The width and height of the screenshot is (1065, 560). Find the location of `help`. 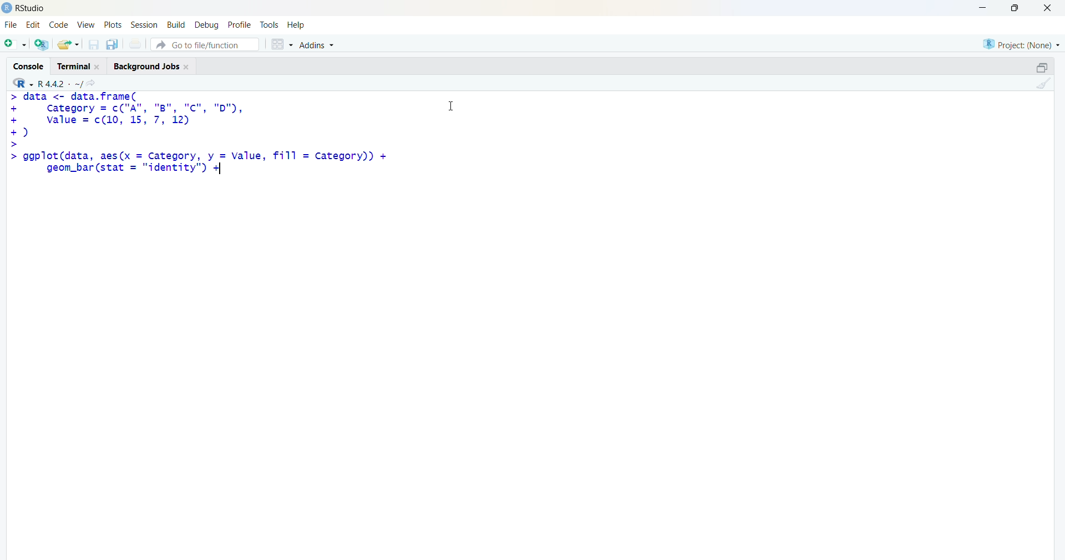

help is located at coordinates (298, 25).